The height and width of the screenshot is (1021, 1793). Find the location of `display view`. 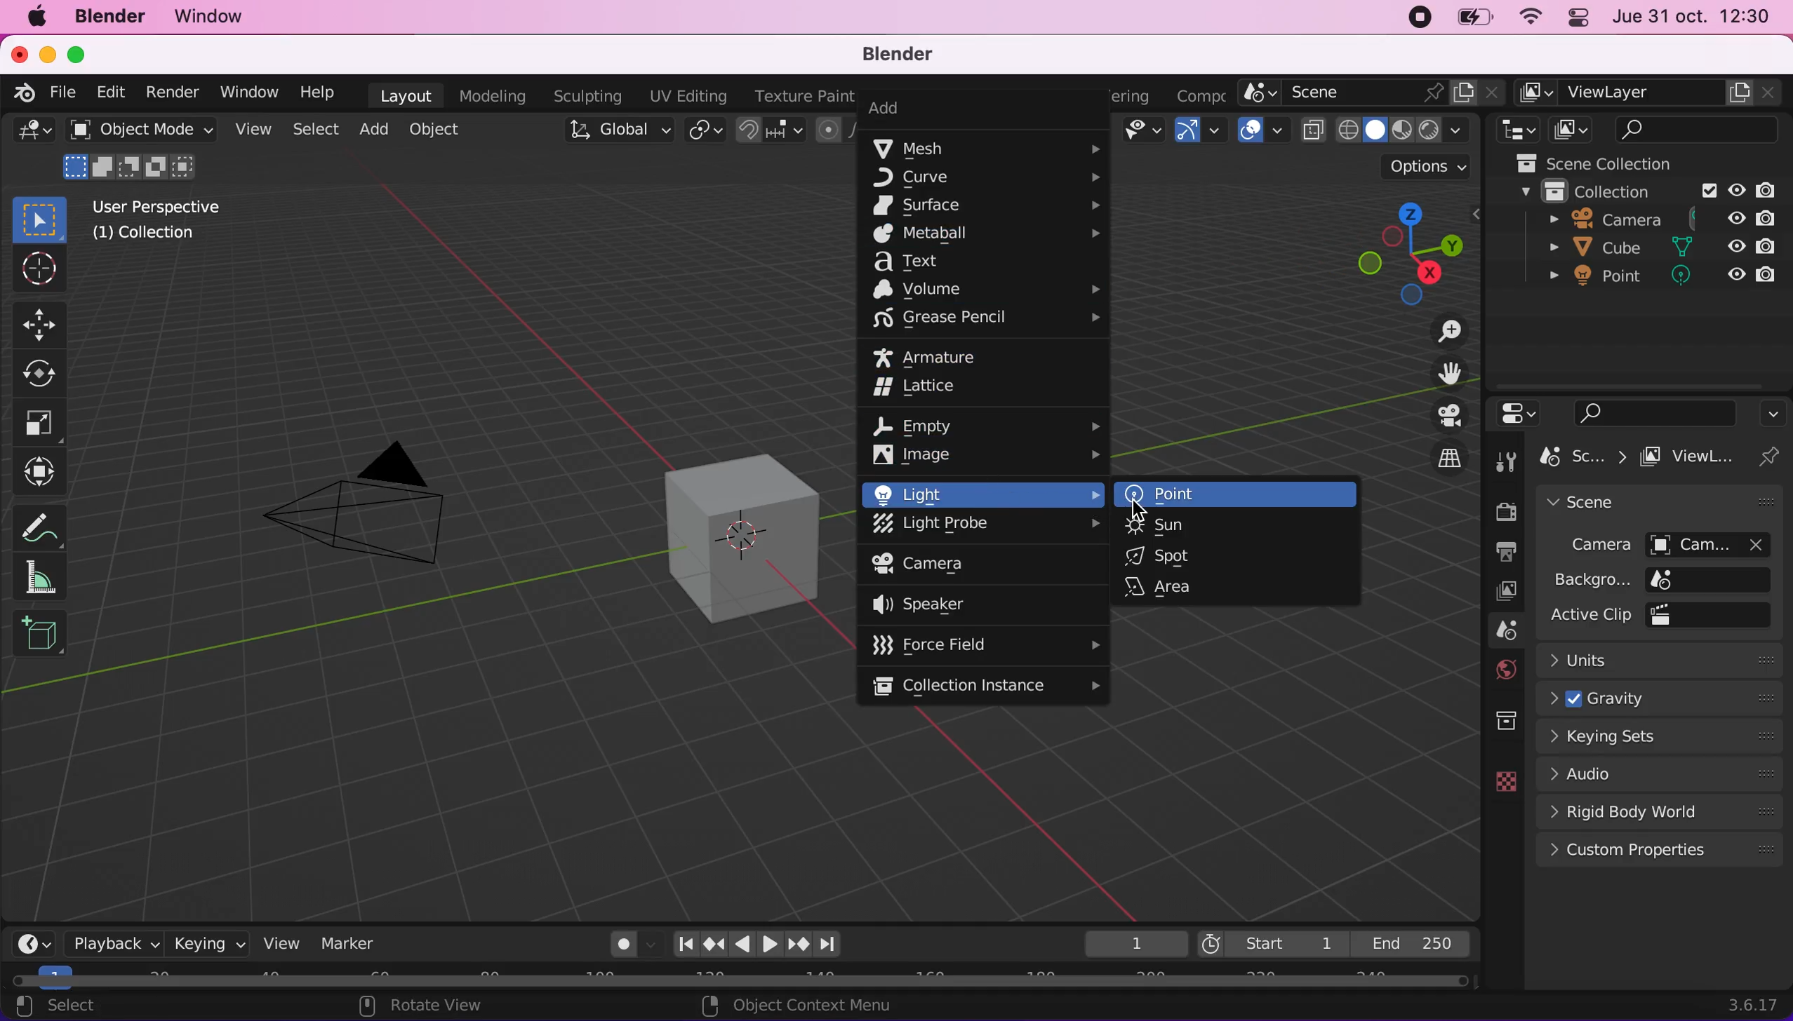

display view is located at coordinates (1573, 130).